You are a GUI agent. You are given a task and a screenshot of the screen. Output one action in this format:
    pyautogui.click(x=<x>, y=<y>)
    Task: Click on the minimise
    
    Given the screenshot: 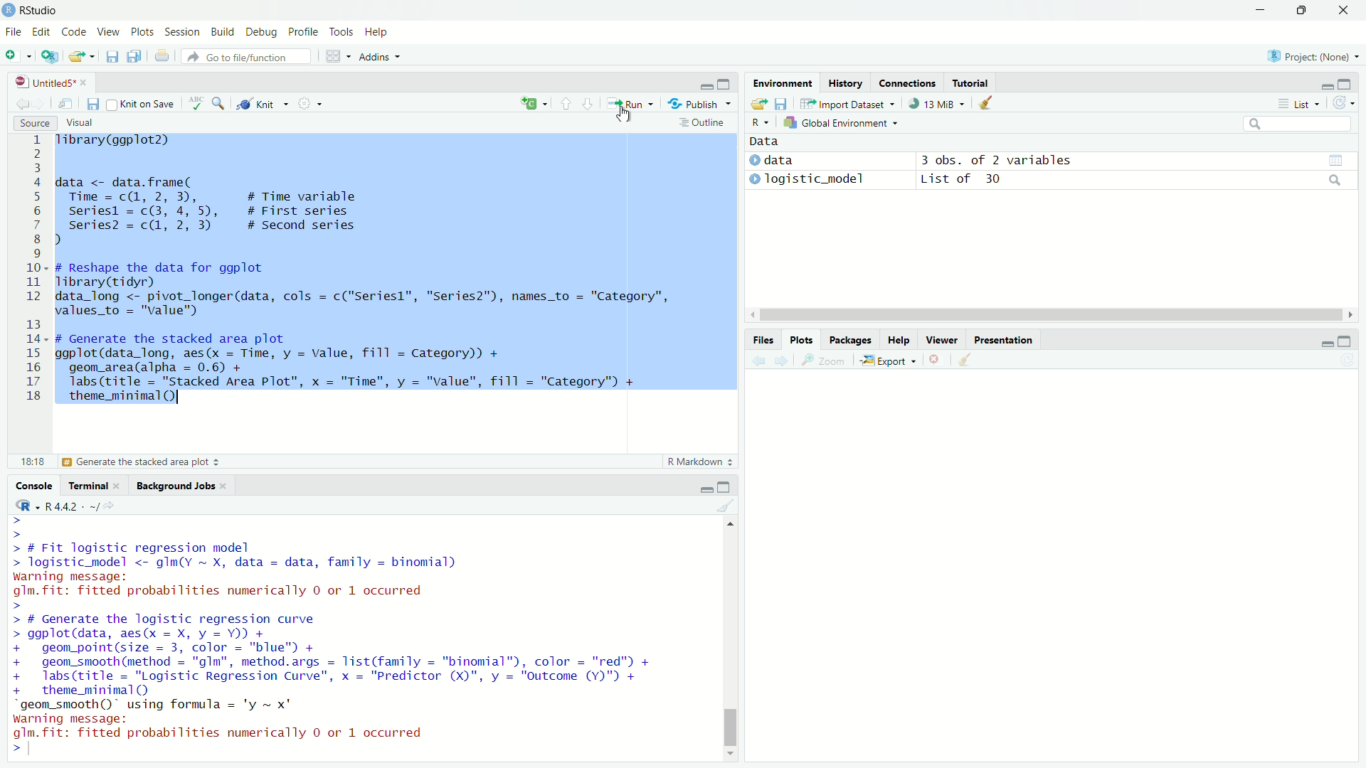 What is the action you would take?
    pyautogui.click(x=1322, y=342)
    